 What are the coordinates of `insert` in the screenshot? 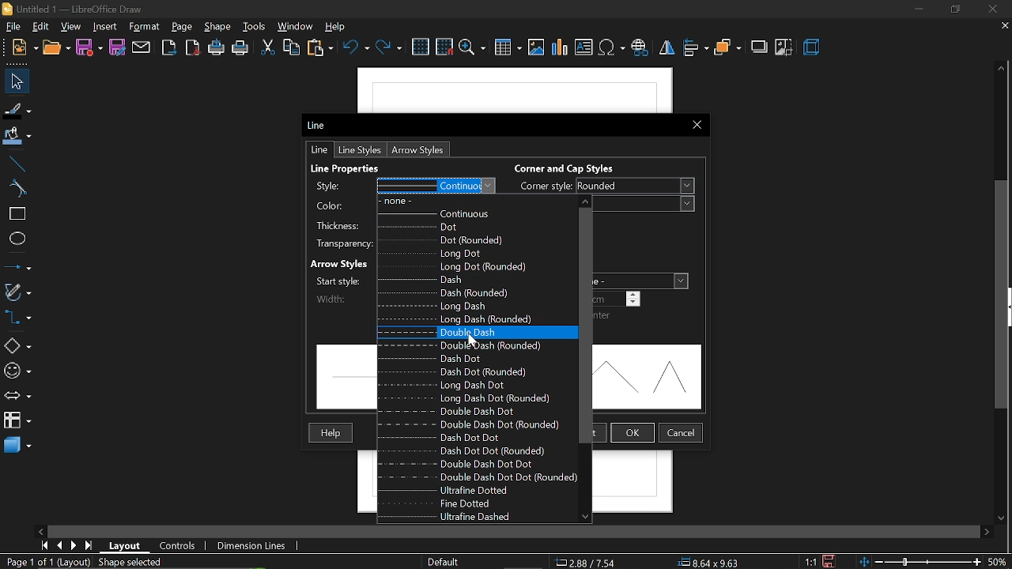 It's located at (104, 27).